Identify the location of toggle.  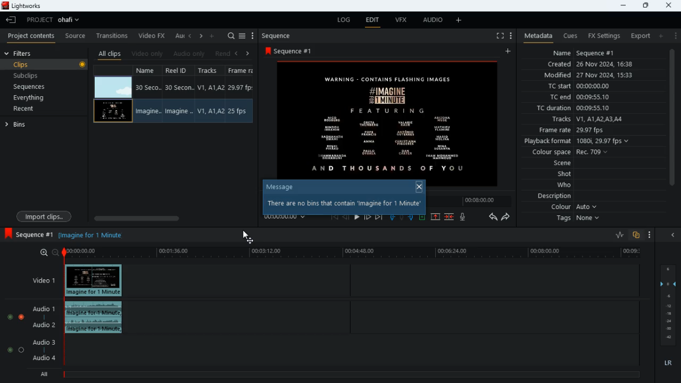
(22, 317).